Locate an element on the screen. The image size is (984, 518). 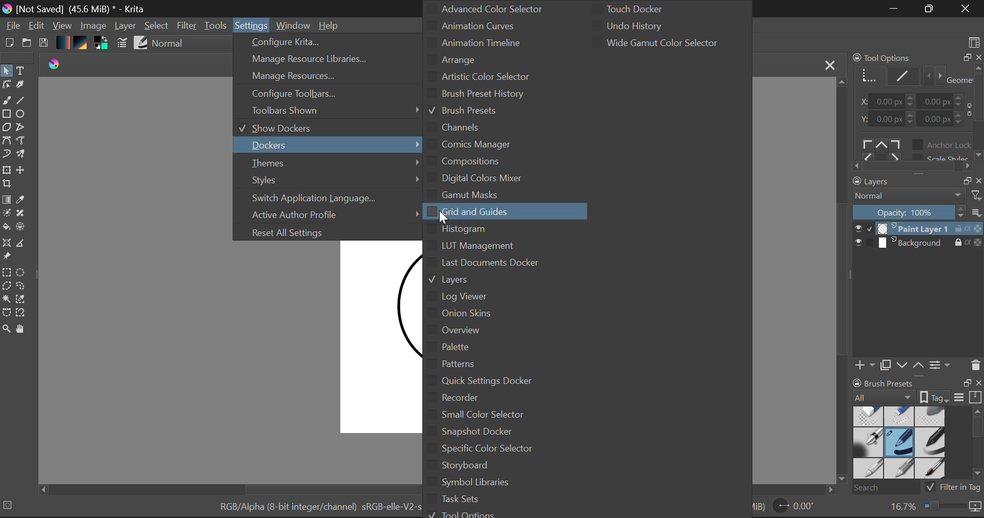
Similar Color Selector is located at coordinates (23, 300).